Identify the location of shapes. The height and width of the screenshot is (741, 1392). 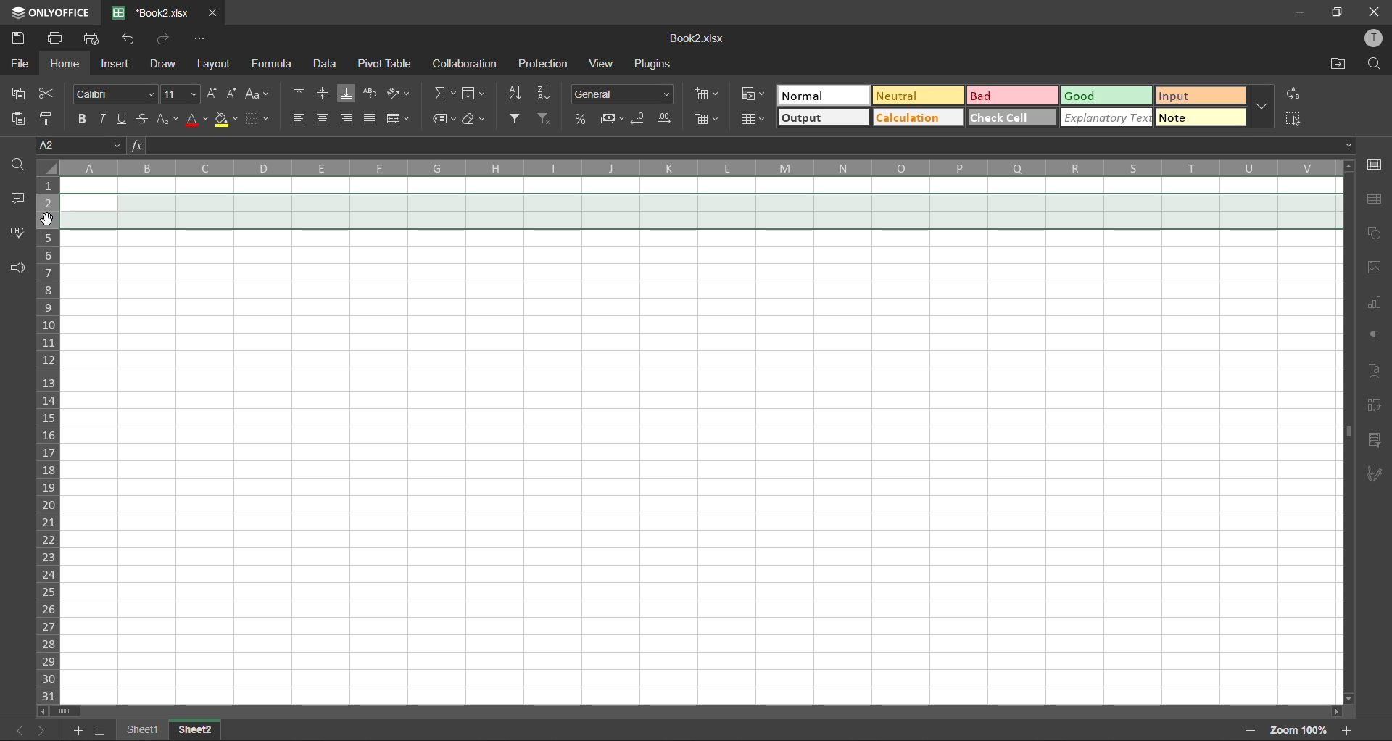
(1372, 234).